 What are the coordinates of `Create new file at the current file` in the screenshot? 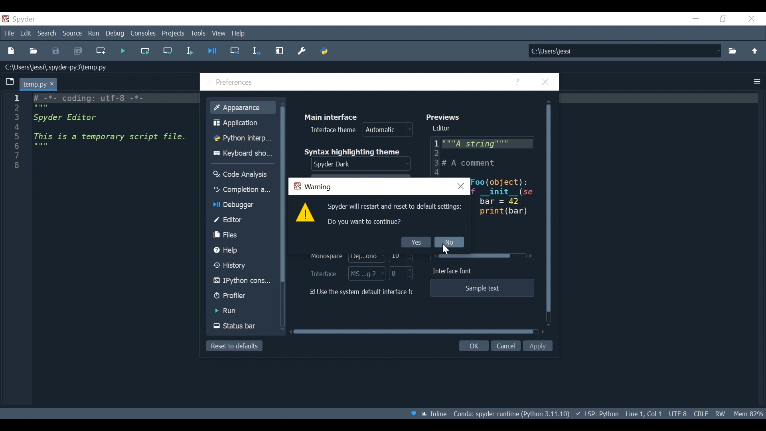 It's located at (101, 51).